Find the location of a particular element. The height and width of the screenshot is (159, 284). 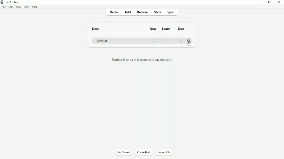

0 is located at coordinates (168, 41).